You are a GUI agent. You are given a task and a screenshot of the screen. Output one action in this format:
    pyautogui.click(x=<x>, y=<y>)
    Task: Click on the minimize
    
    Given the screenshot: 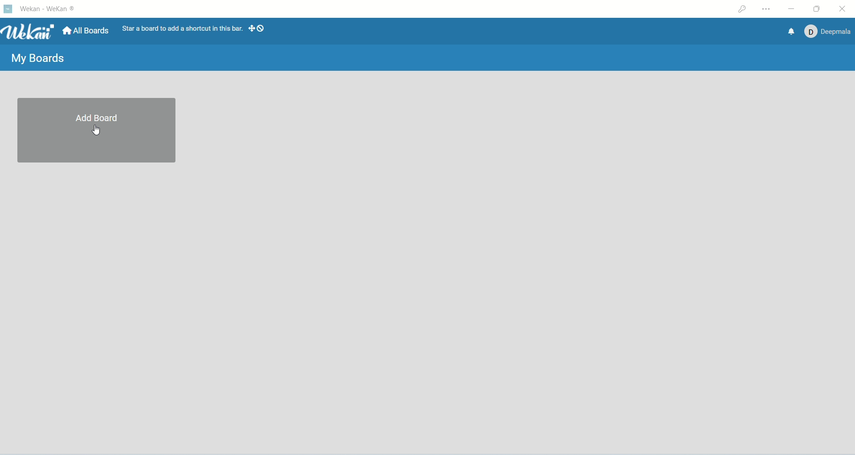 What is the action you would take?
    pyautogui.click(x=794, y=8)
    